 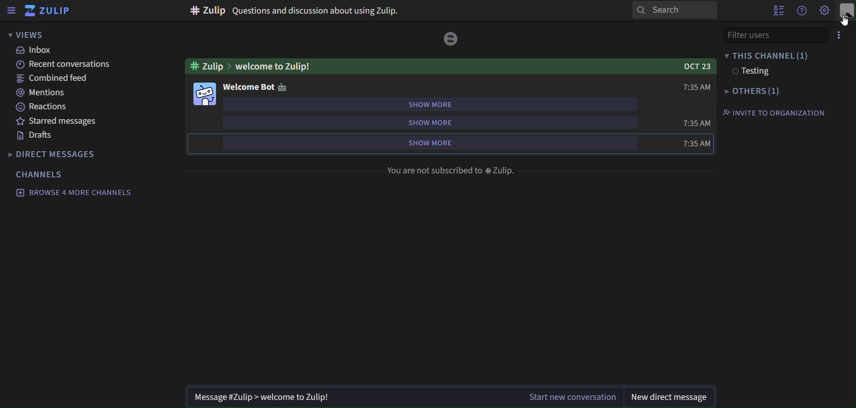 What do you see at coordinates (801, 13) in the screenshot?
I see `get help` at bounding box center [801, 13].